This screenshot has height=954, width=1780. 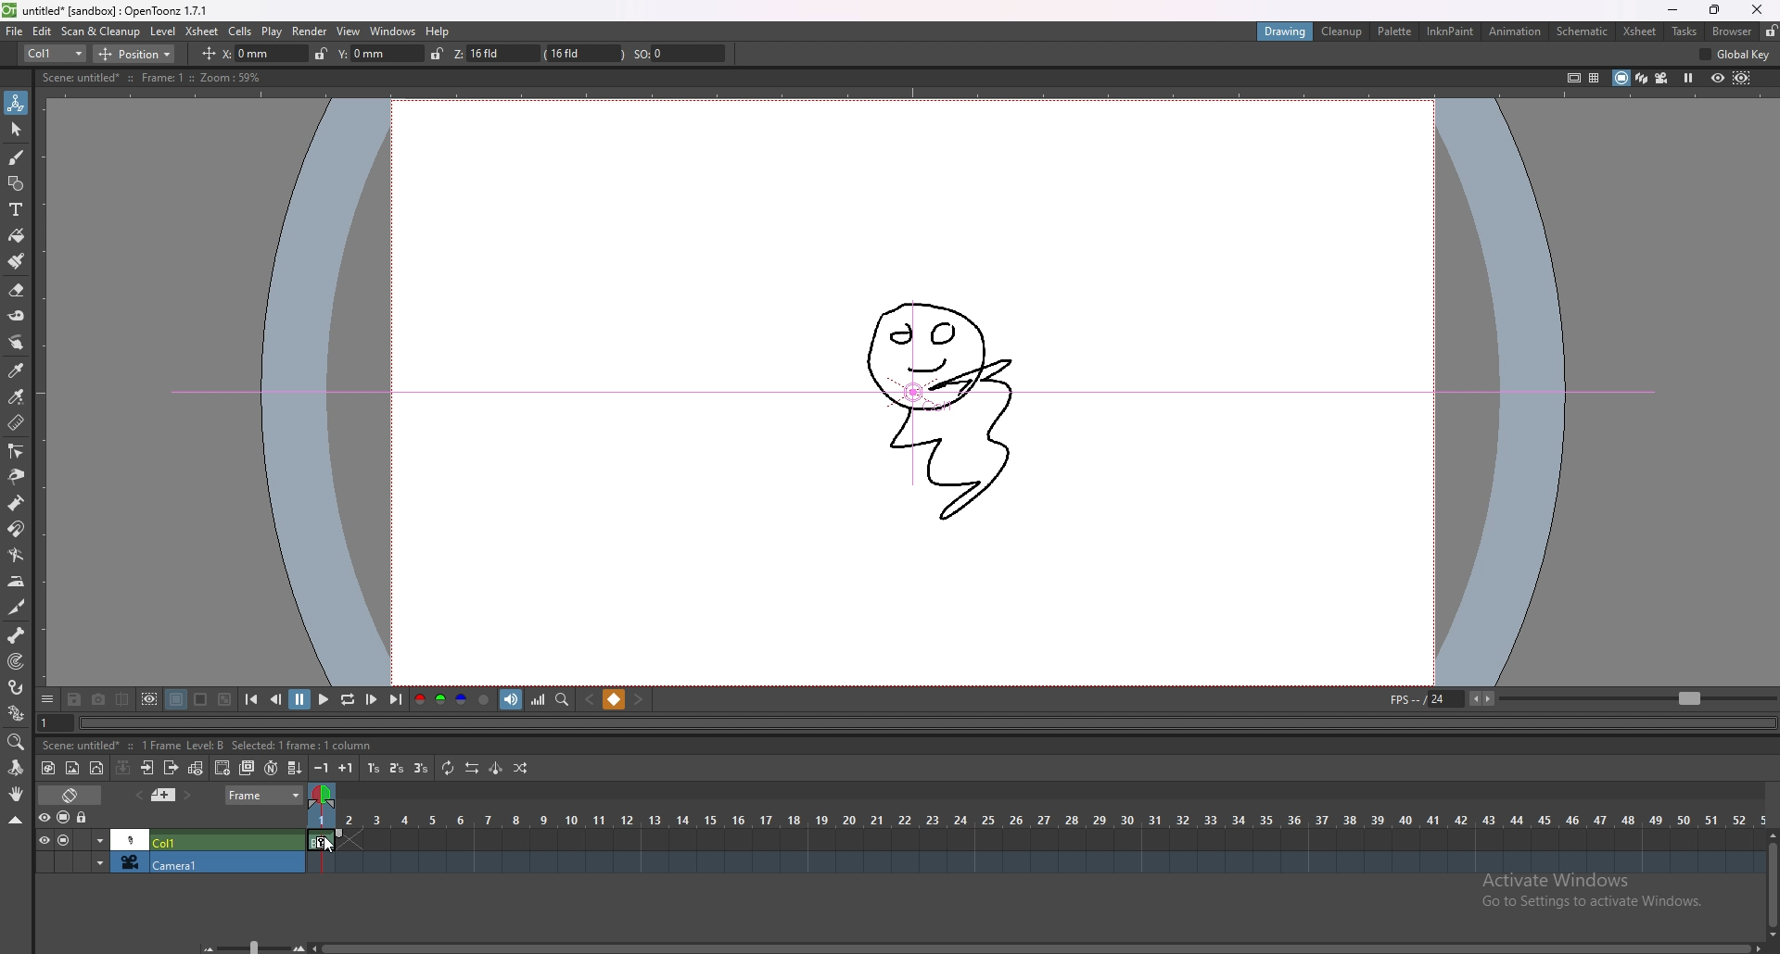 I want to click on reframe on 3s, so click(x=418, y=768).